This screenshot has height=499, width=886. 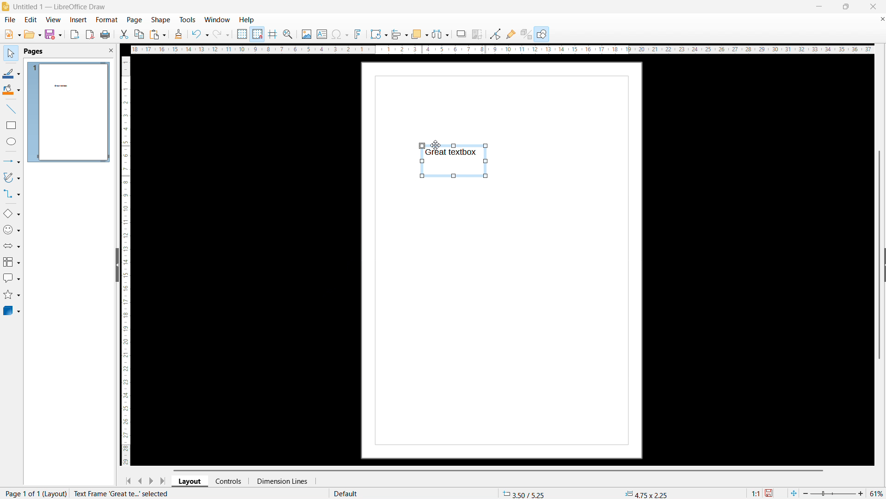 What do you see at coordinates (419, 34) in the screenshot?
I see `arrange` at bounding box center [419, 34].